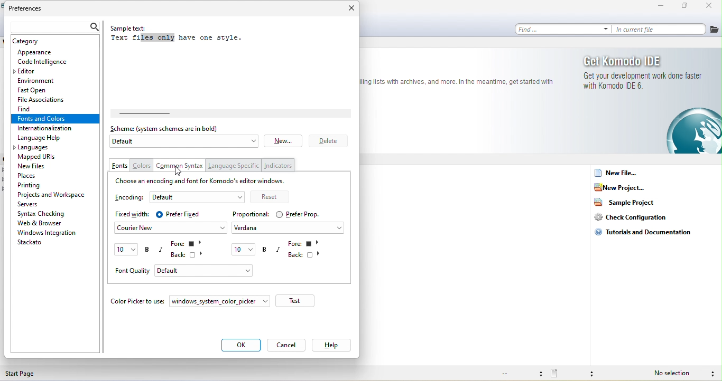 This screenshot has height=381, width=722. What do you see at coordinates (41, 148) in the screenshot?
I see `languages` at bounding box center [41, 148].